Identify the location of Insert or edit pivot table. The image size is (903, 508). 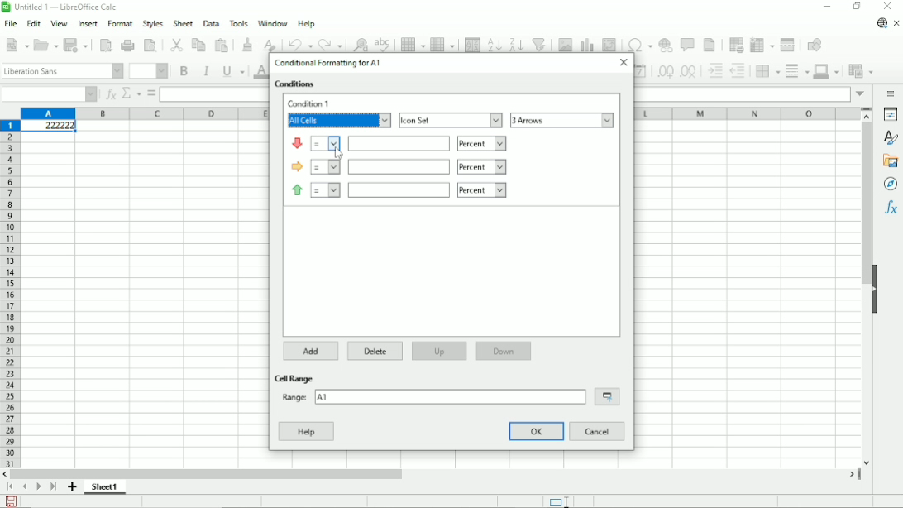
(609, 43).